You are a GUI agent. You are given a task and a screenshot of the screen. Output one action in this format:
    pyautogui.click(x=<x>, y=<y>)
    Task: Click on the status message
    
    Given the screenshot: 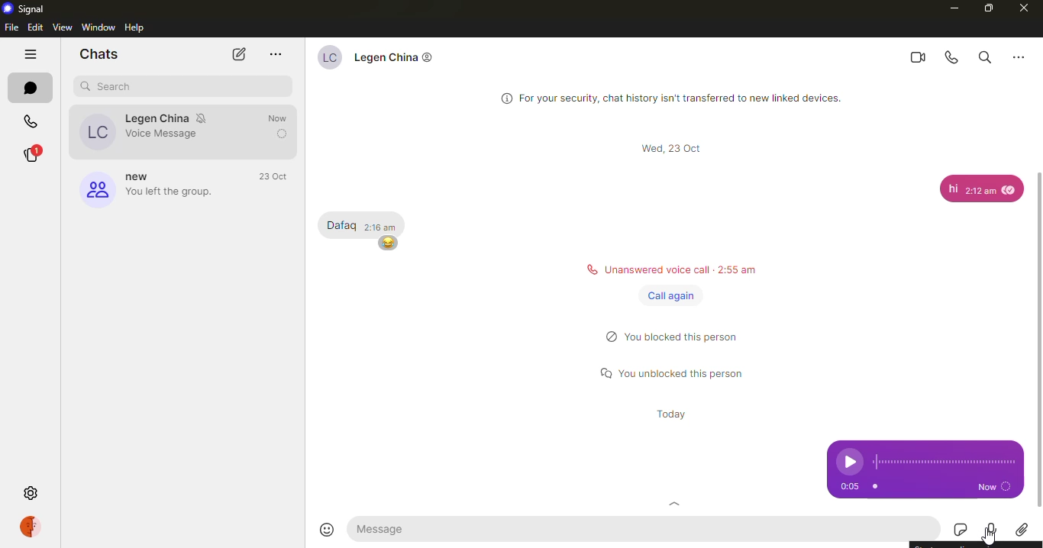 What is the action you would take?
    pyautogui.click(x=673, y=339)
    